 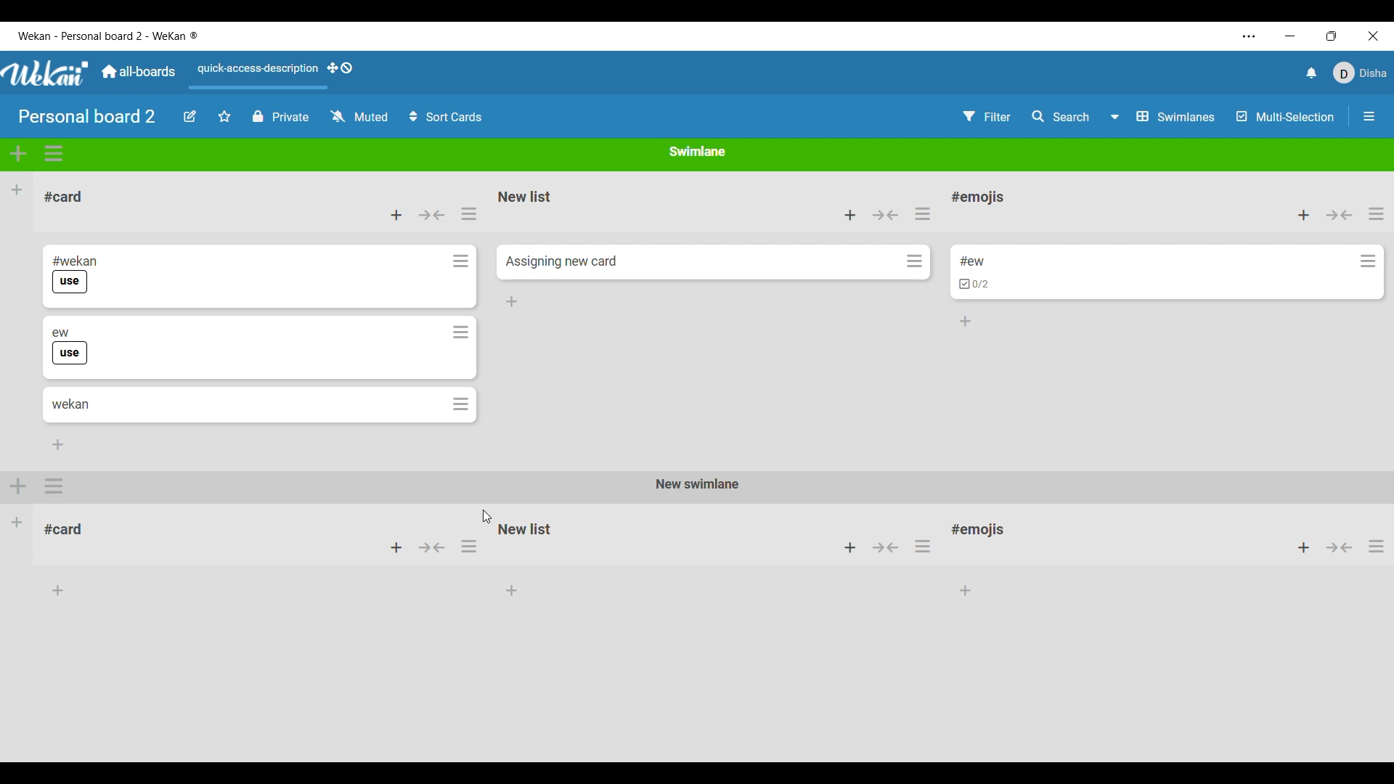 I want to click on add, so click(x=846, y=549).